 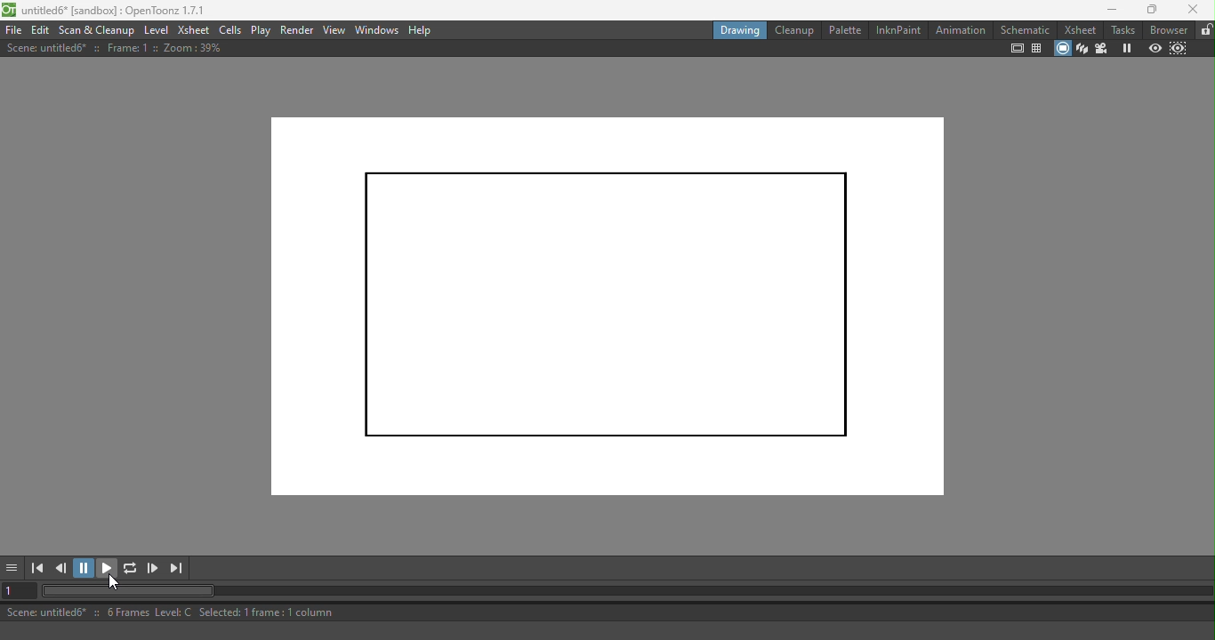 I want to click on Camera view, so click(x=1103, y=48).